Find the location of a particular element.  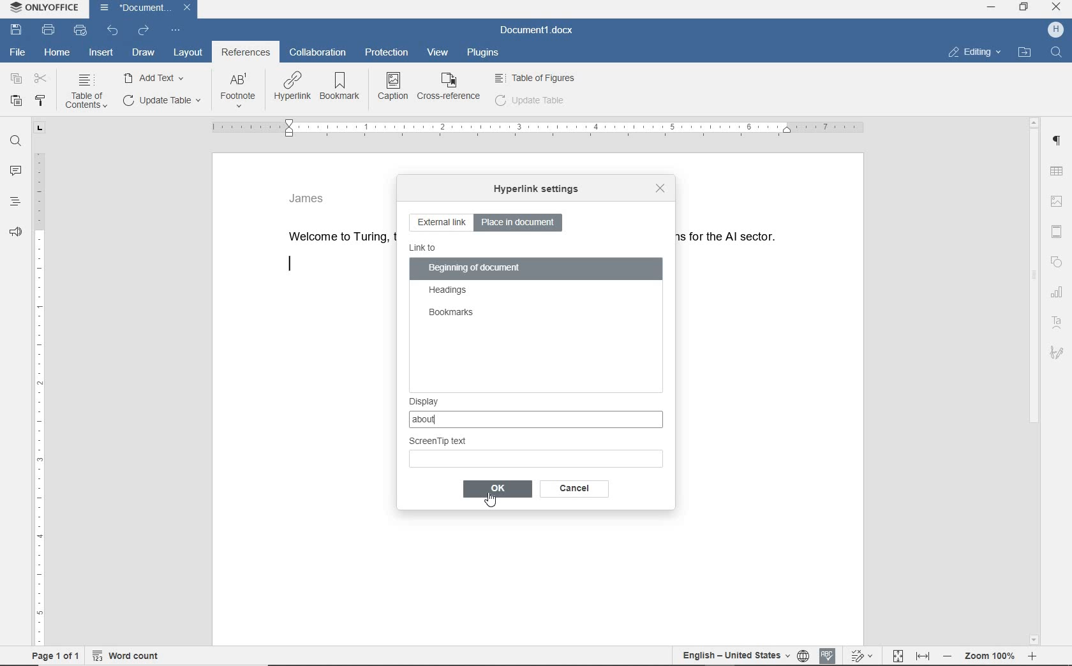

ok is located at coordinates (571, 489).